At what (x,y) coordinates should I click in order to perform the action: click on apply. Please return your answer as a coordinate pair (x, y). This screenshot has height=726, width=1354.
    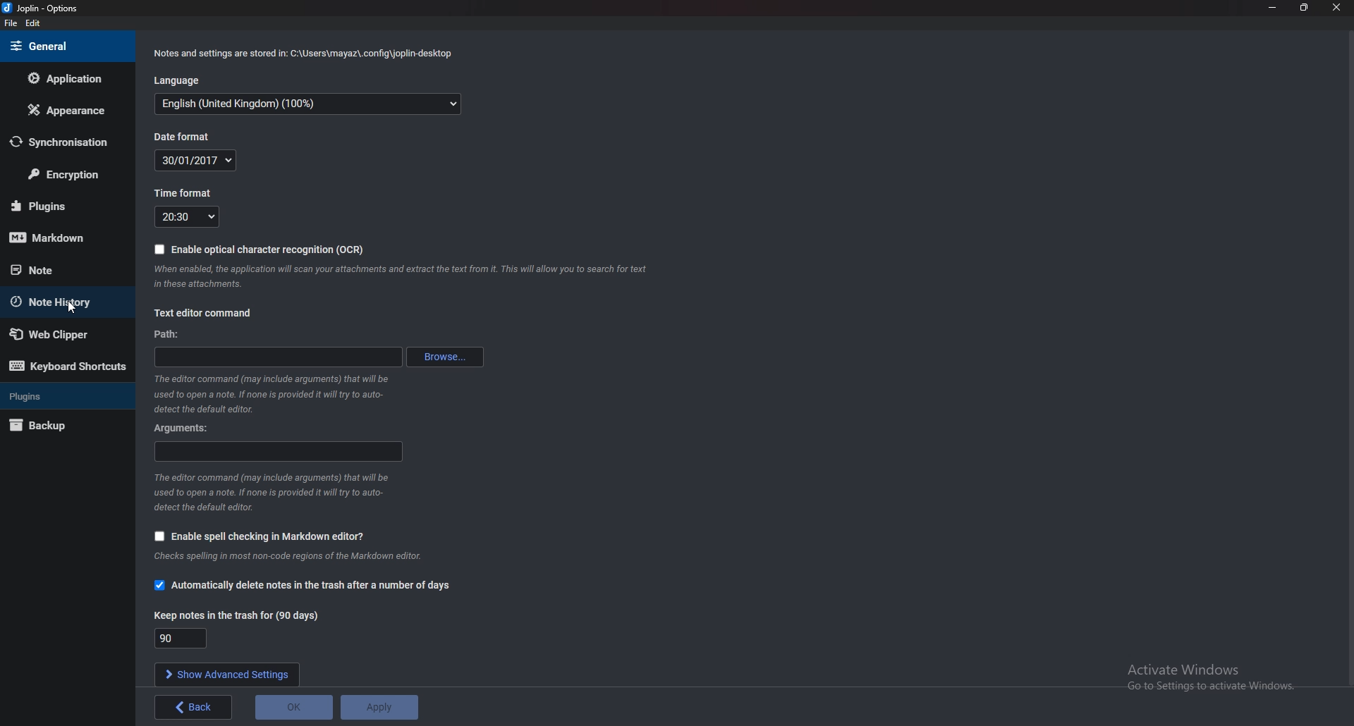
    Looking at the image, I should click on (380, 707).